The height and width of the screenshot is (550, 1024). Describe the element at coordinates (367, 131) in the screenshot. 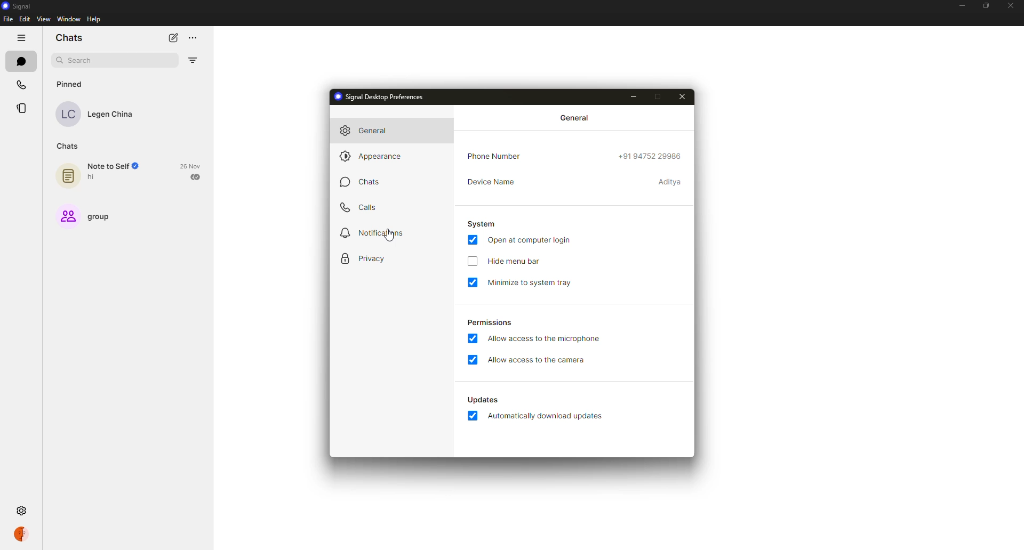

I see `general` at that location.